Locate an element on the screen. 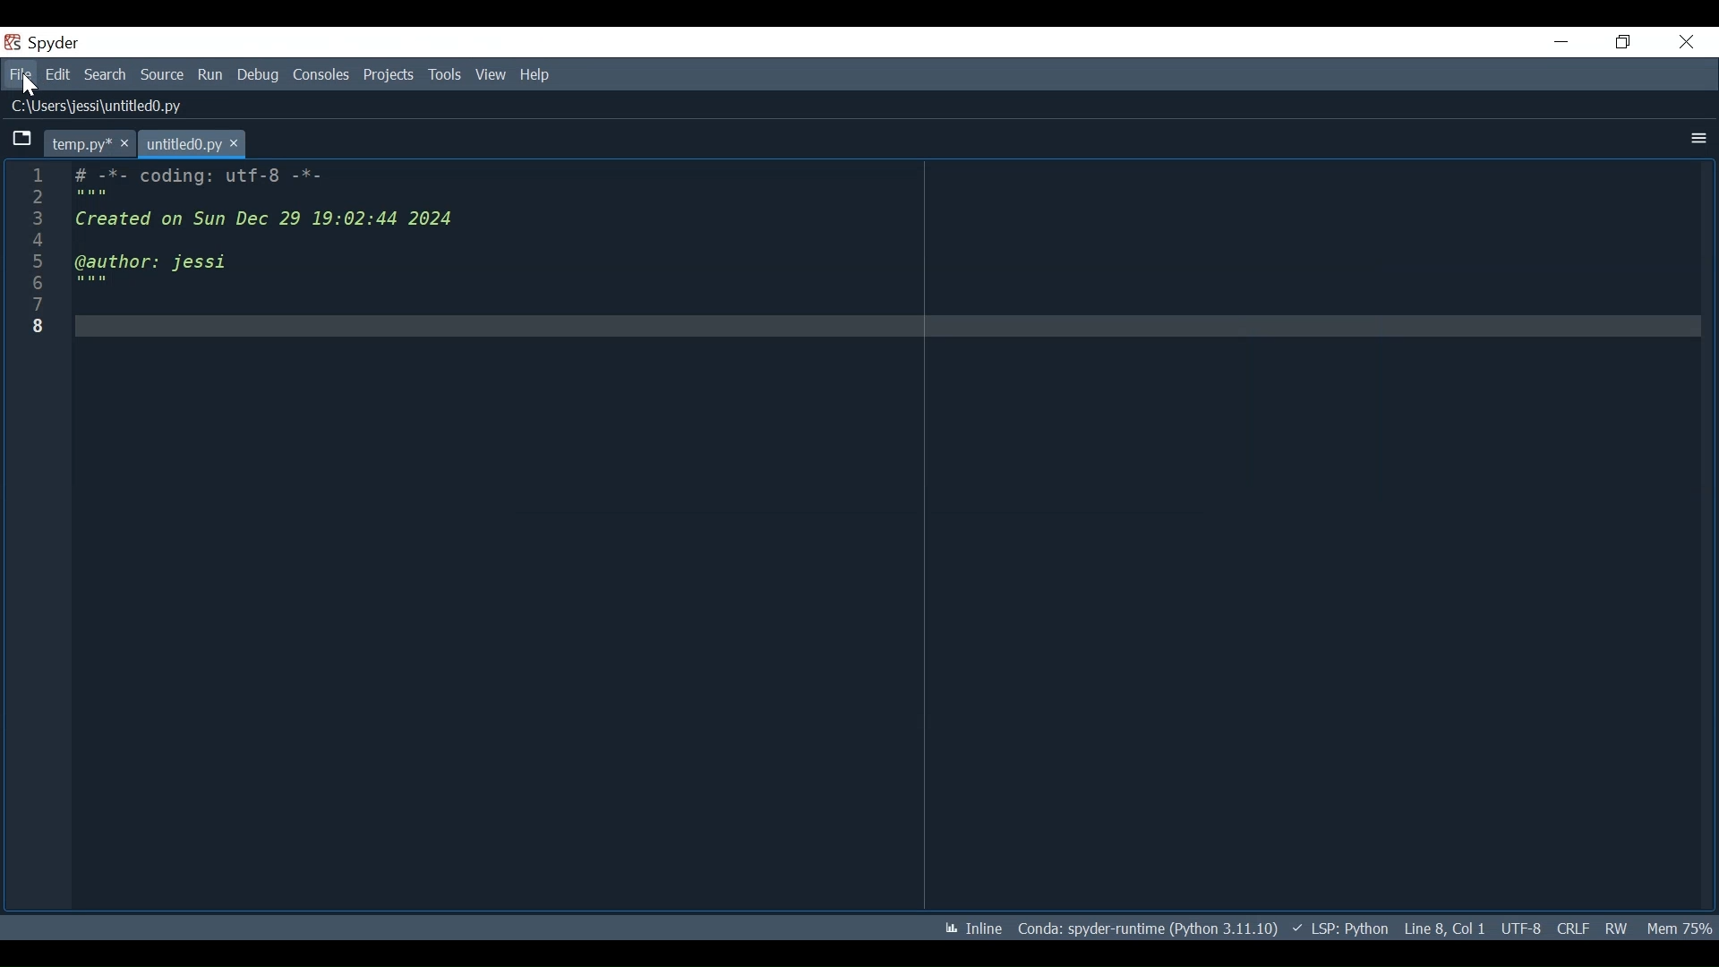 The height and width of the screenshot is (967, 1719). Browse Tabs is located at coordinates (22, 140).